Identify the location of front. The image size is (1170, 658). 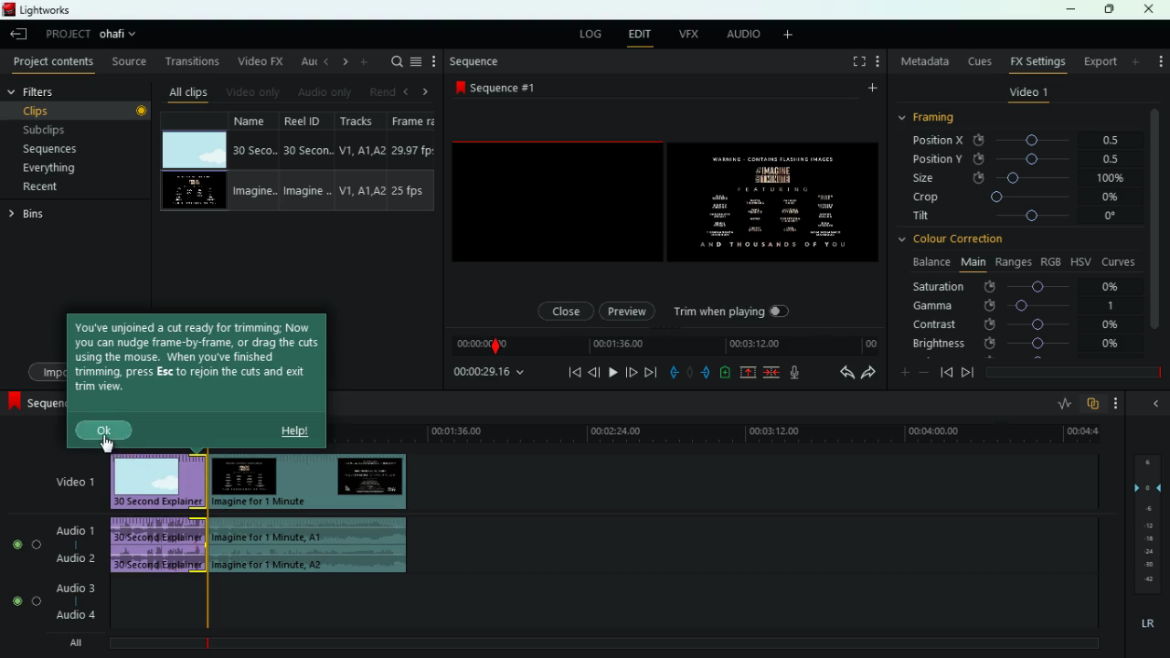
(968, 372).